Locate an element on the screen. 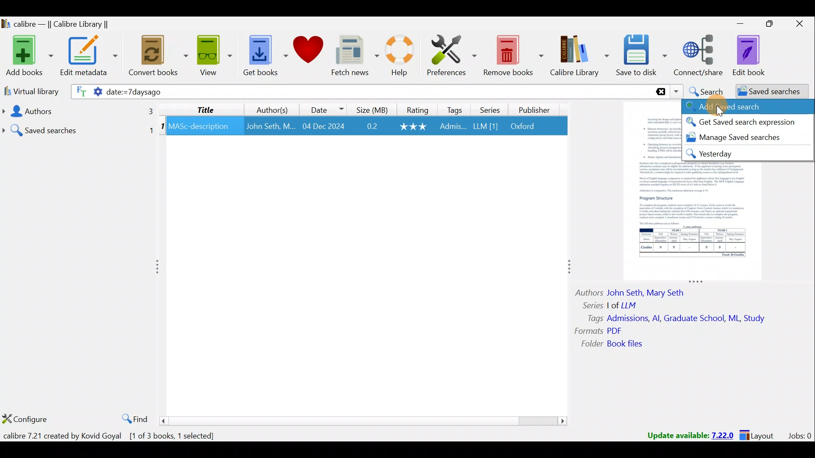 This screenshot has width=815, height=458. date:=7daysago is located at coordinates (212, 92).